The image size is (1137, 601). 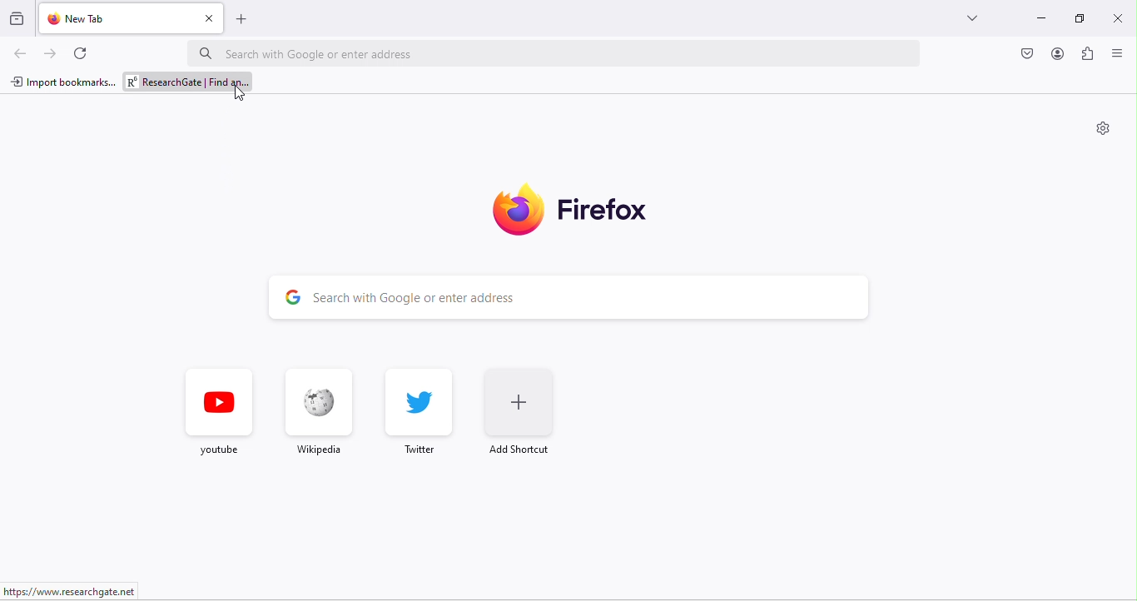 I want to click on visit chrome, so click(x=1029, y=55).